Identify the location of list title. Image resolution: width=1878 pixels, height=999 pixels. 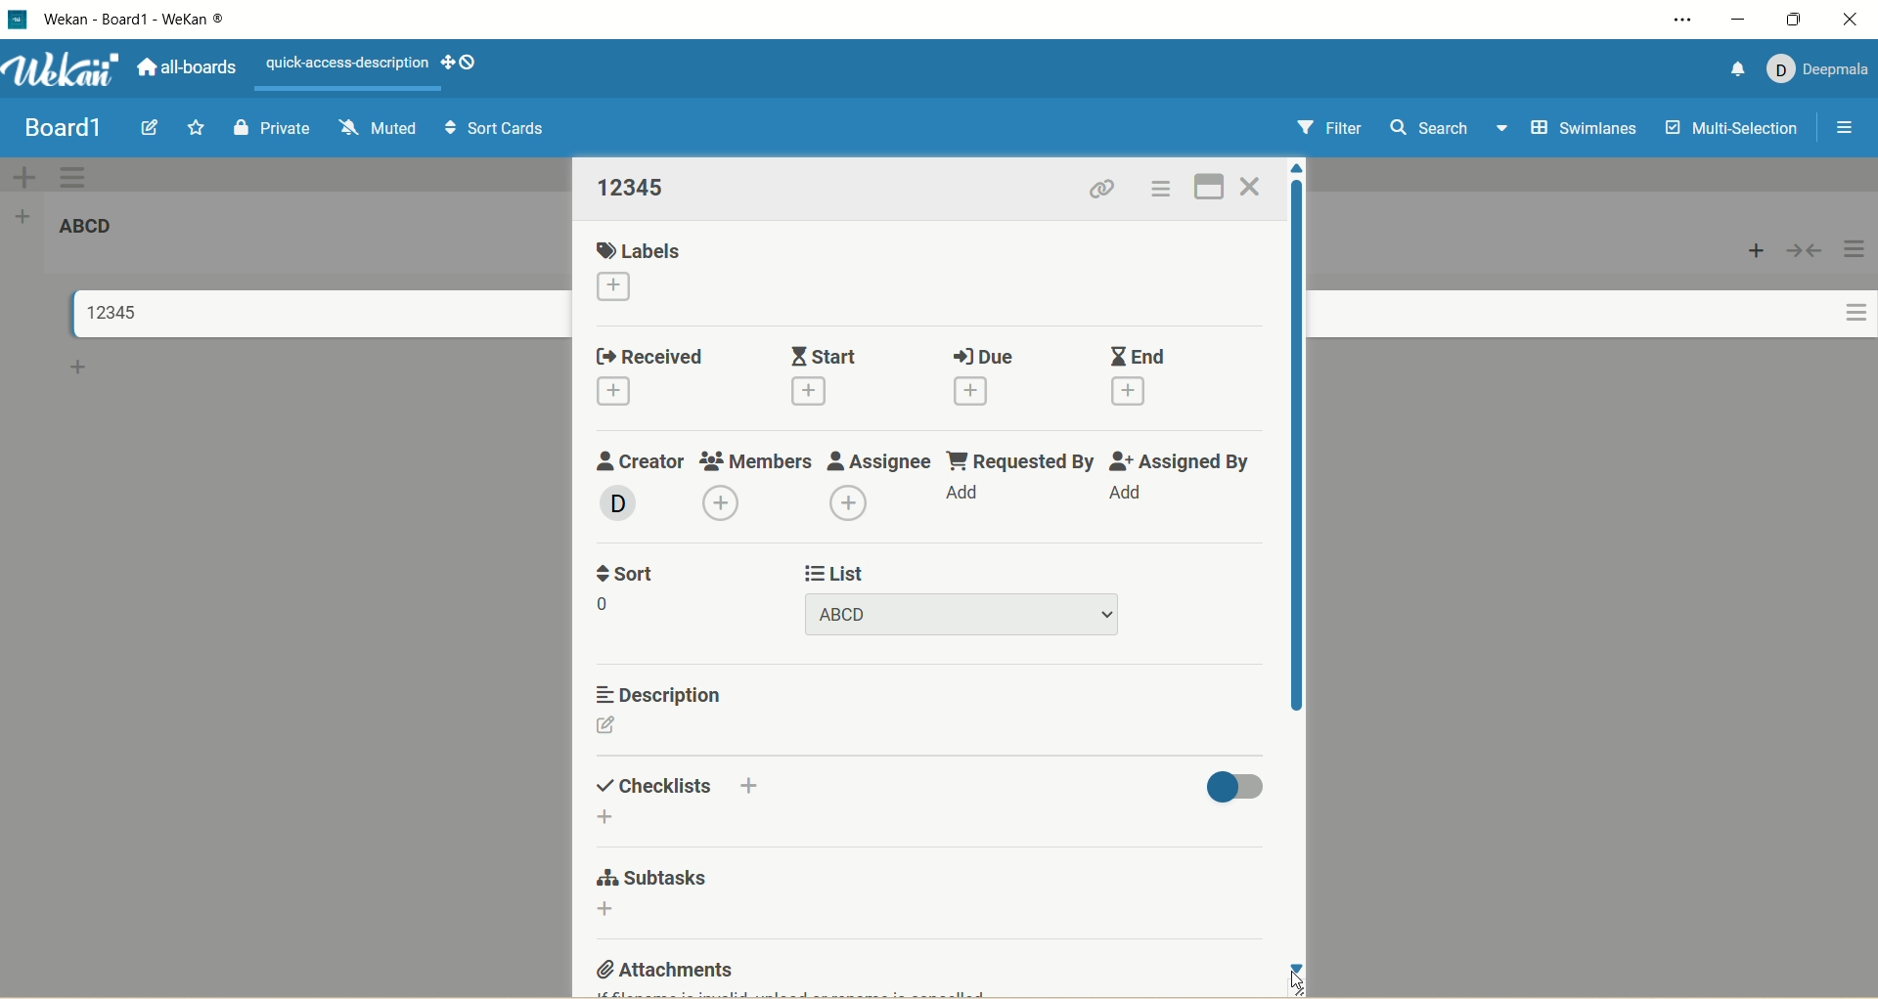
(96, 232).